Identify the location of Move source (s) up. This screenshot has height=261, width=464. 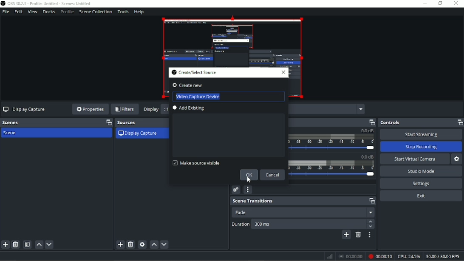
(154, 245).